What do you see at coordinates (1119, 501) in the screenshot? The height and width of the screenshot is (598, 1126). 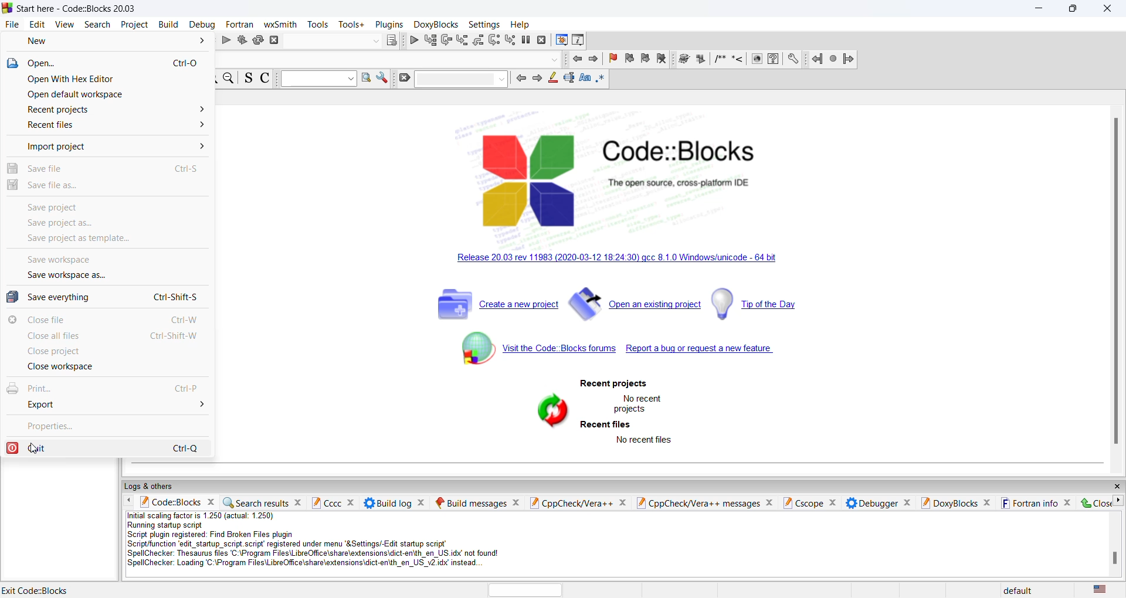 I see `move right` at bounding box center [1119, 501].